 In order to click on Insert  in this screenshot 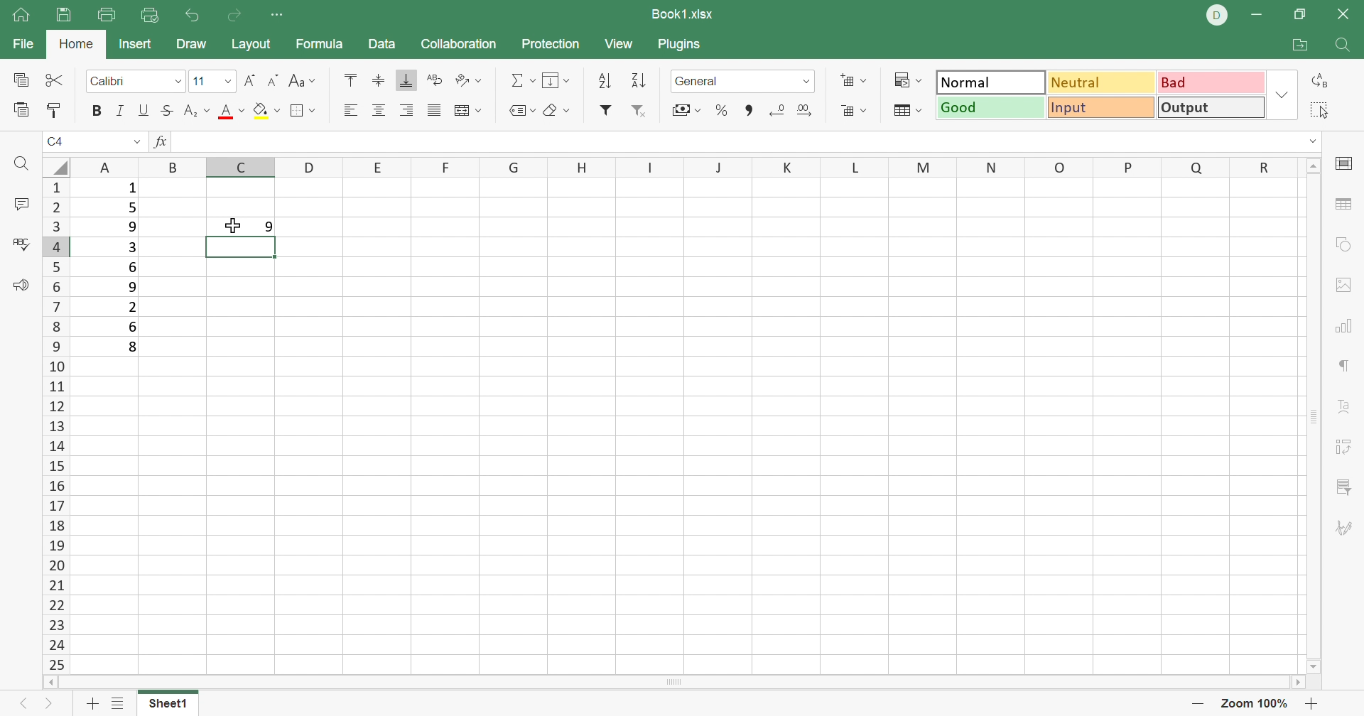, I will do `click(854, 80)`.